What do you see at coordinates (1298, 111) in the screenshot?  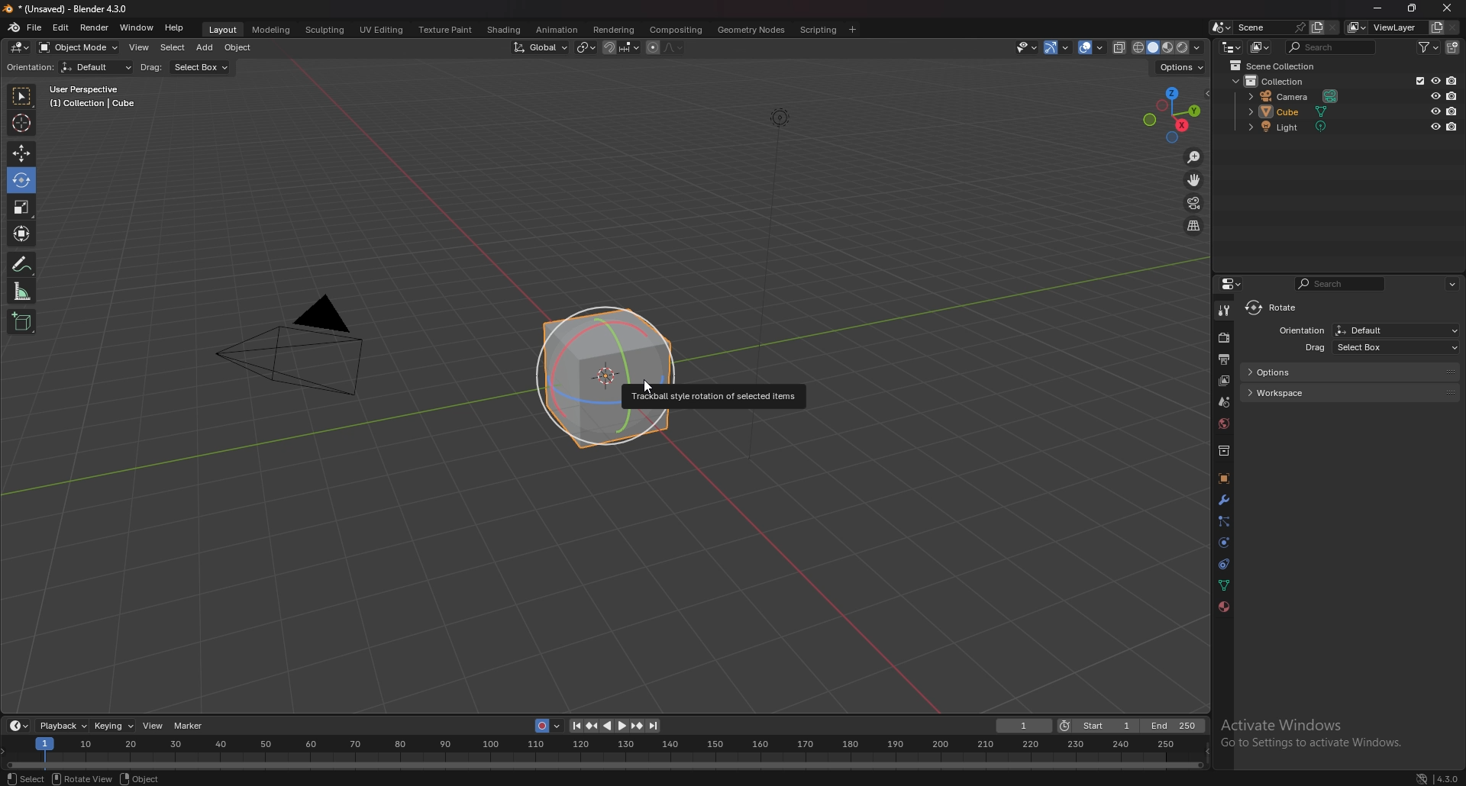 I see `cube` at bounding box center [1298, 111].